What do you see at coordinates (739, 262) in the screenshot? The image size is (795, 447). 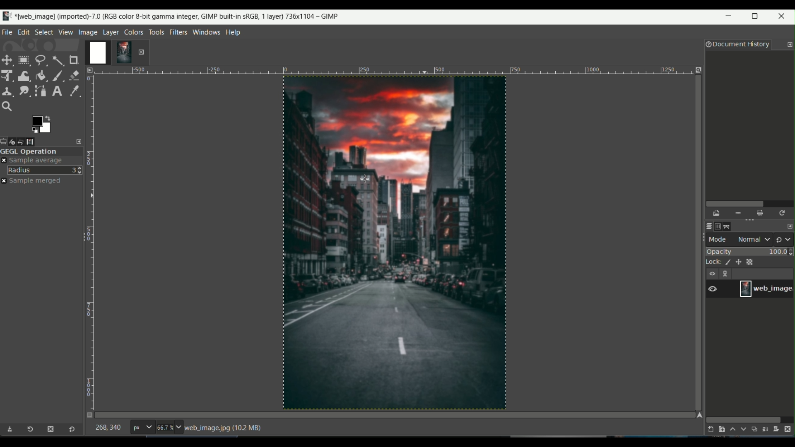 I see `lock size and position` at bounding box center [739, 262].